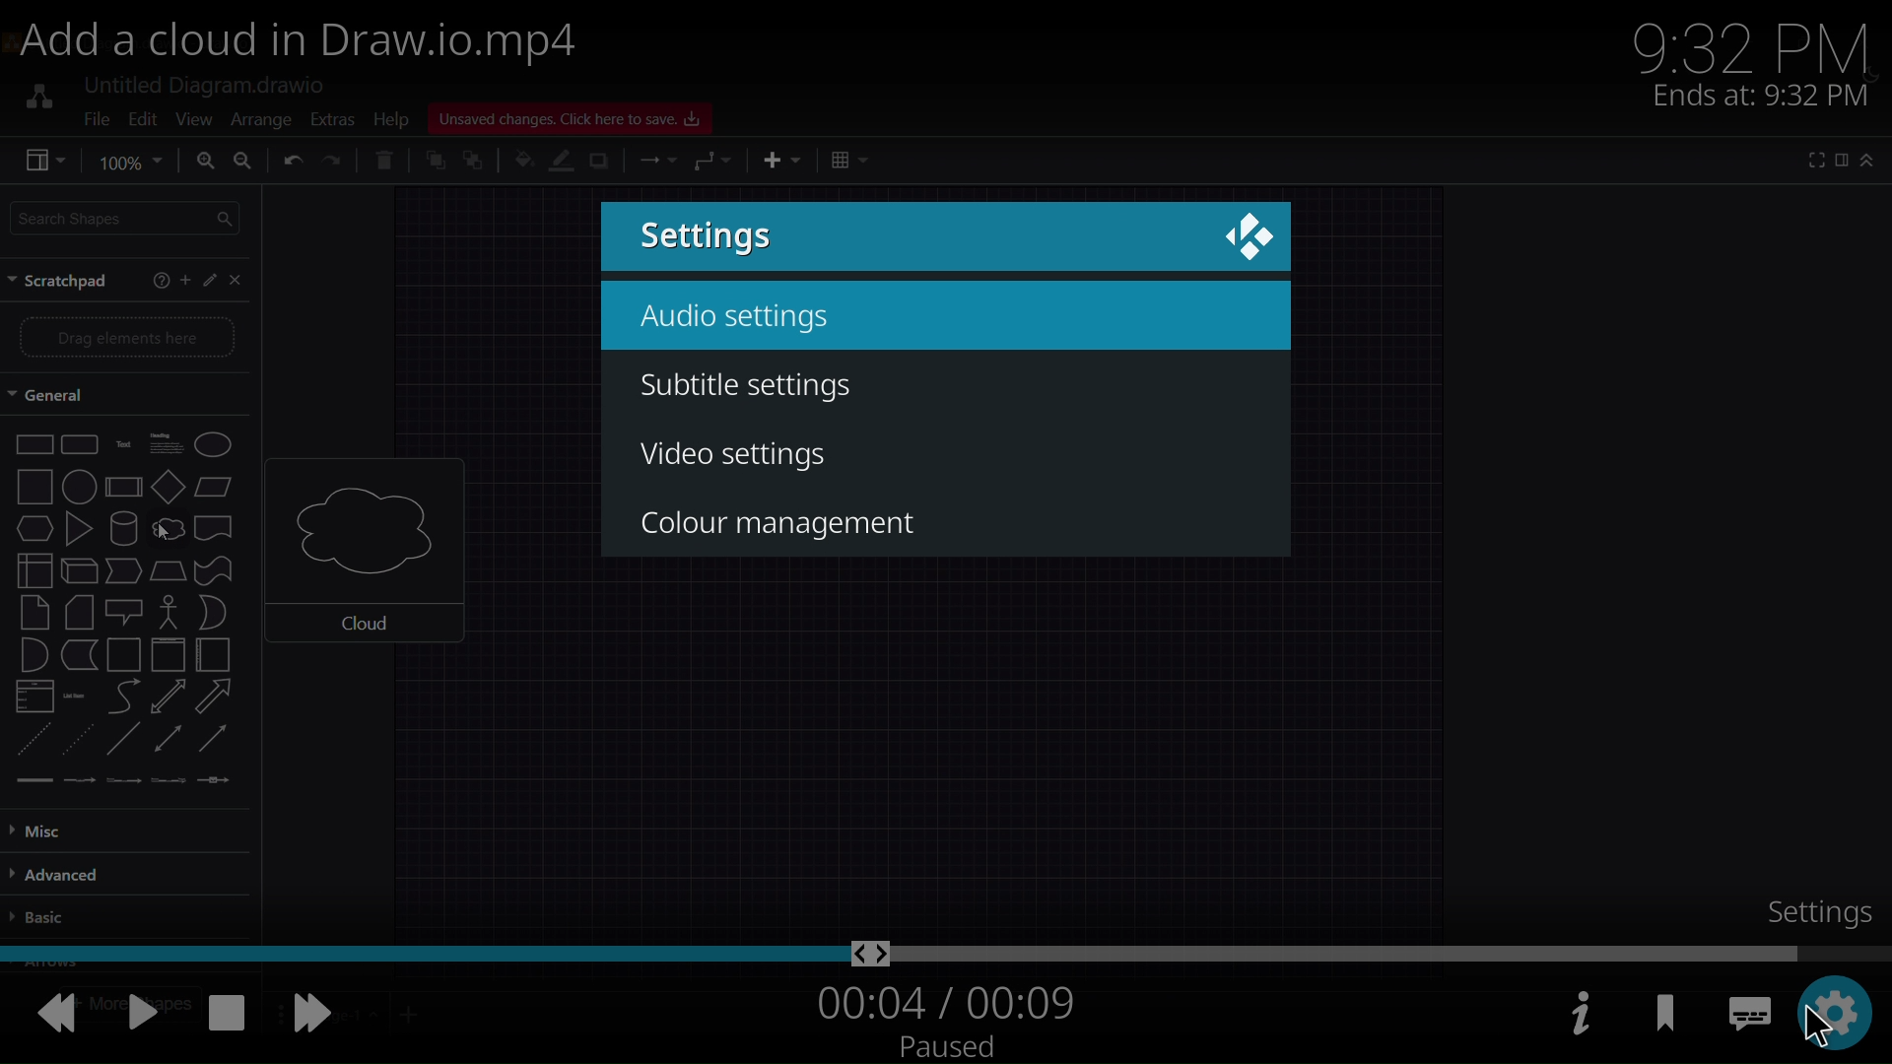 This screenshot has width=1892, height=1064. I want to click on Ends at: 9:32 PM, so click(1761, 95).